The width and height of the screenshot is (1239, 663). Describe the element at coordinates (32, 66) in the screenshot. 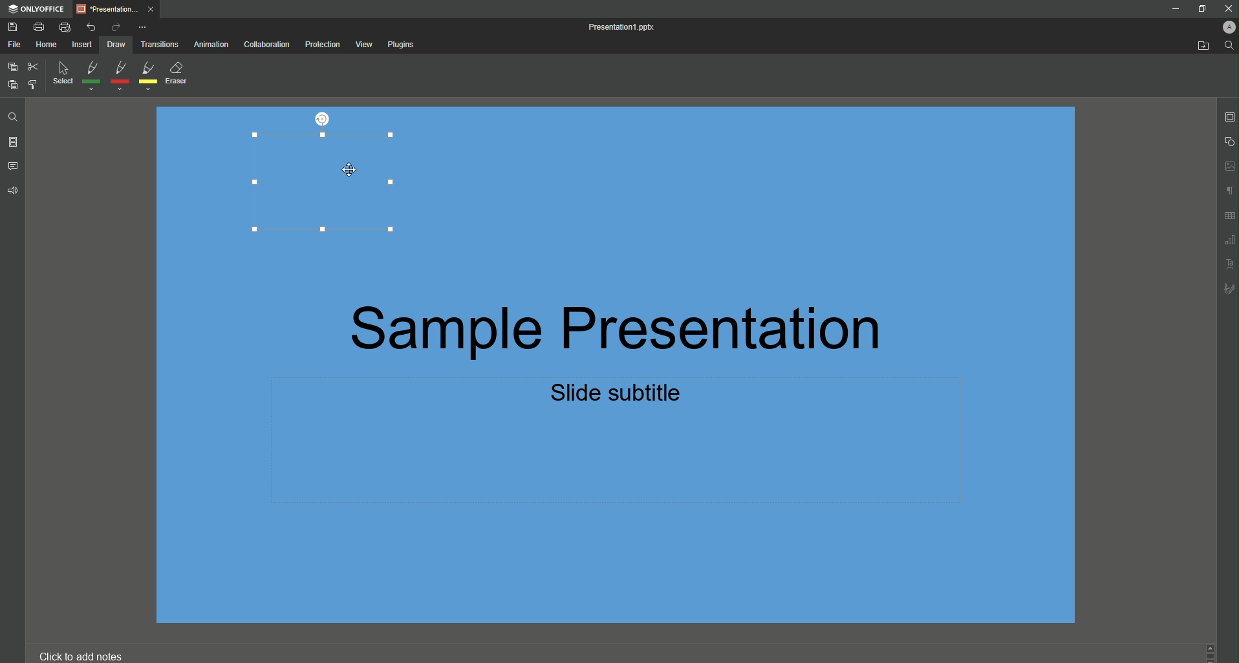

I see `Cut` at that location.